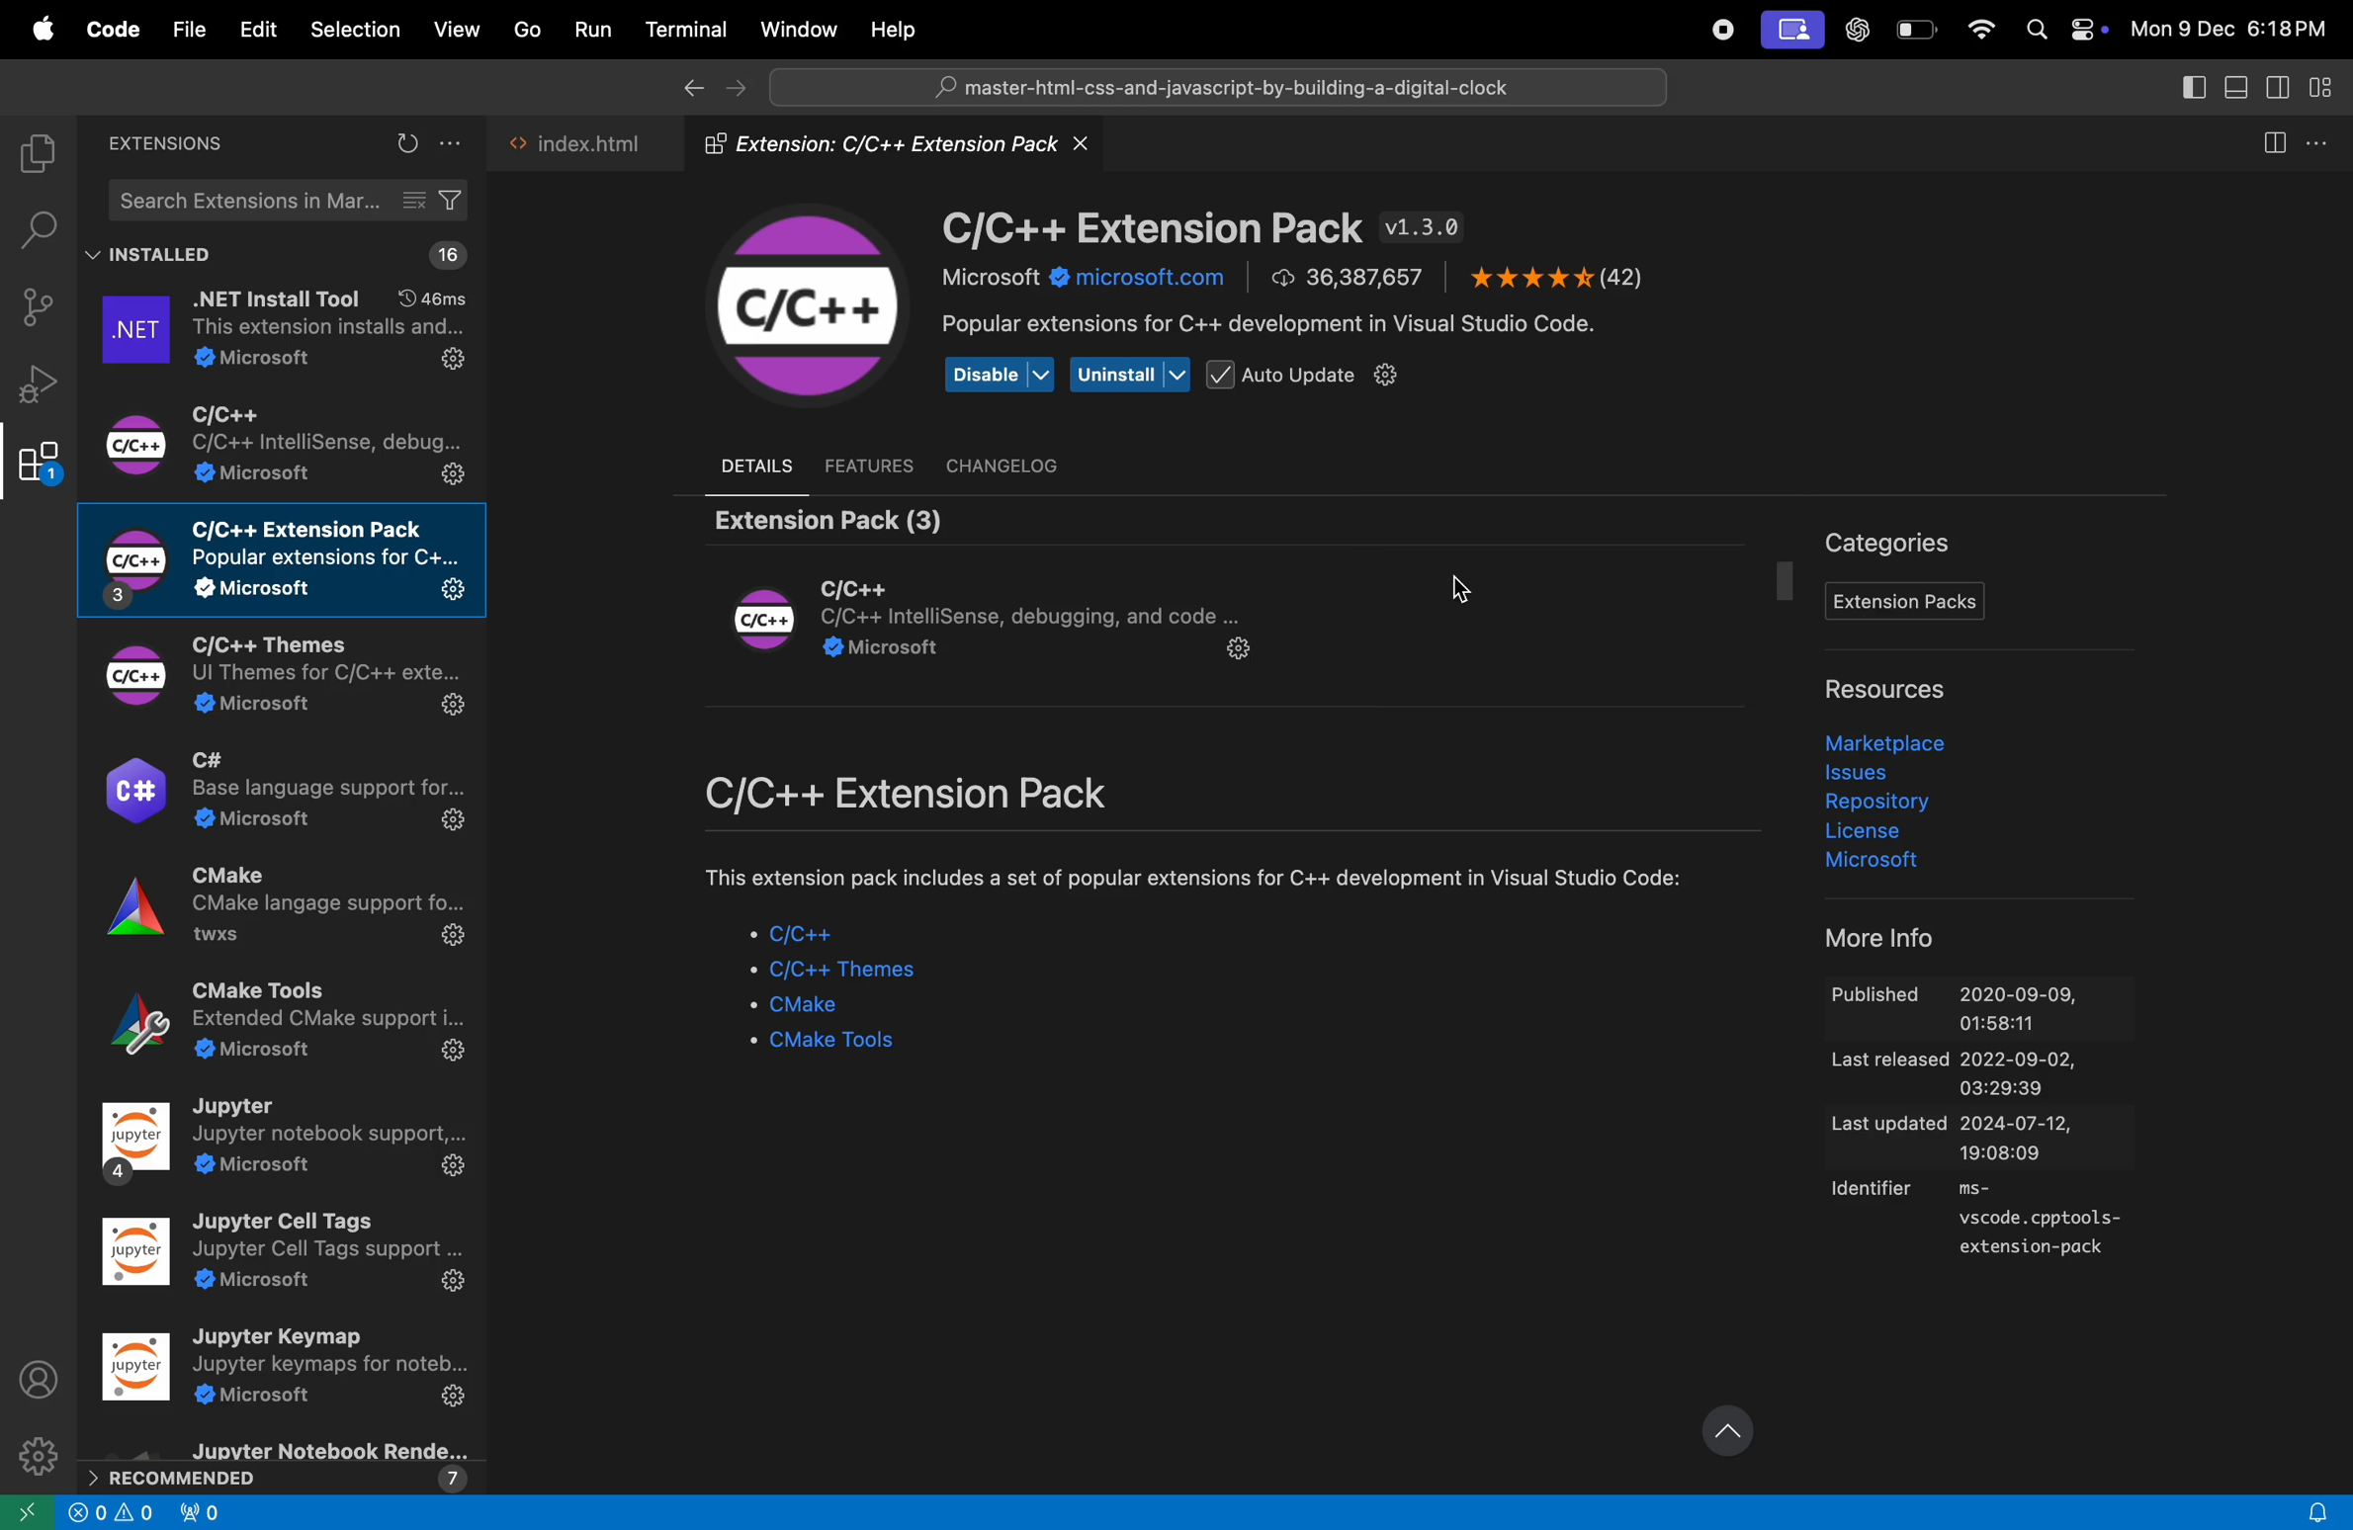 This screenshot has width=2353, height=1530. Describe the element at coordinates (114, 30) in the screenshot. I see `Code` at that location.